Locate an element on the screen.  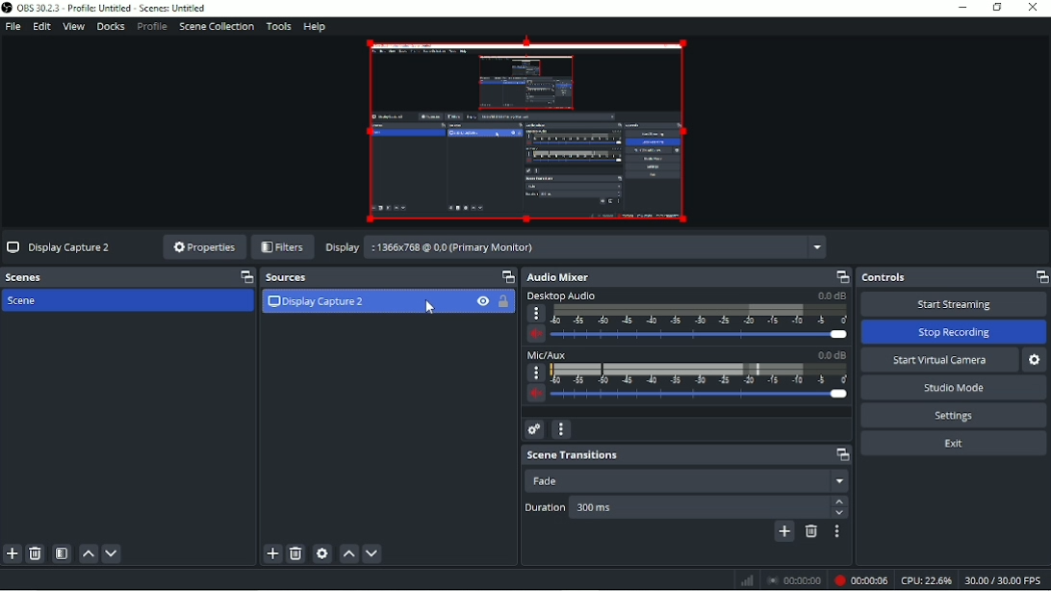
Audio mixer is located at coordinates (685, 277).